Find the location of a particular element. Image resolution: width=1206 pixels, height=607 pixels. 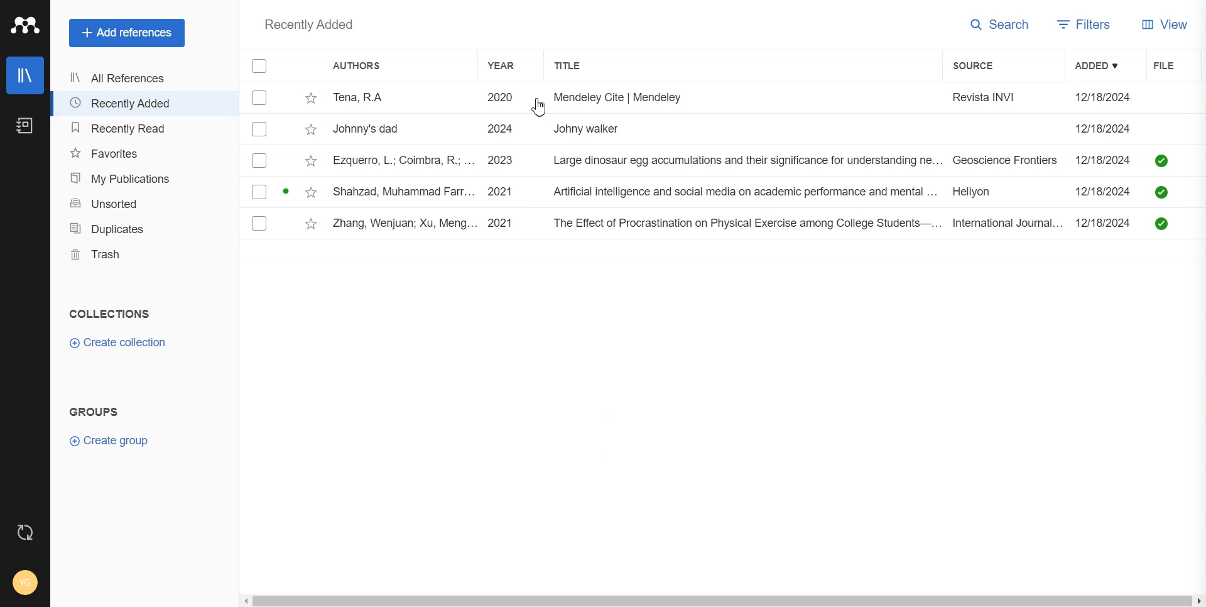

12/18/2024 is located at coordinates (1104, 128).